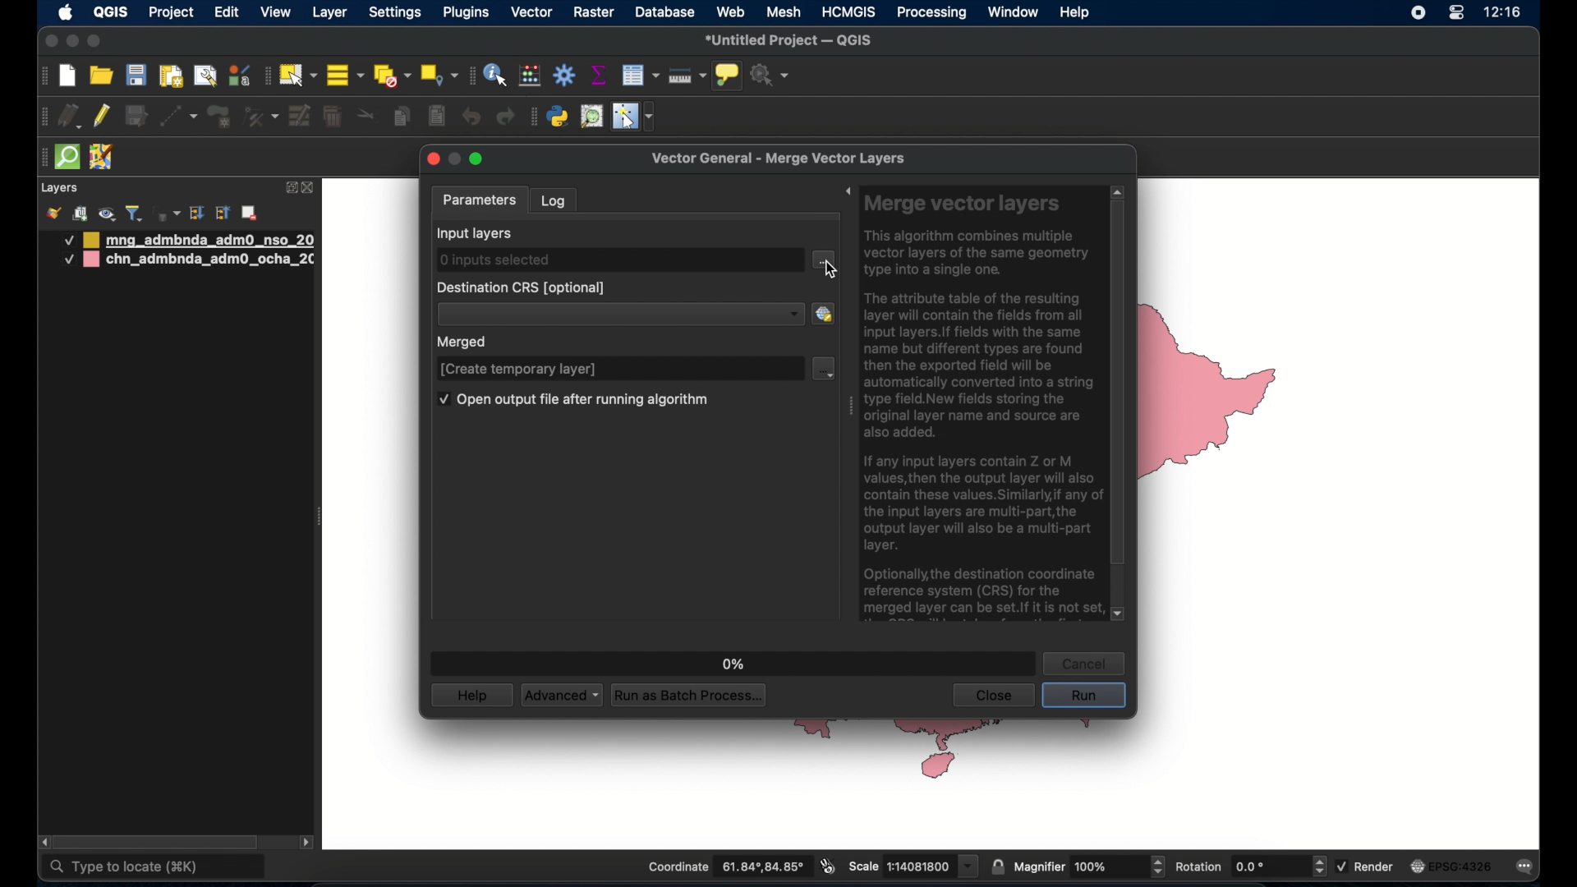 This screenshot has height=887, width=1577. I want to click on [create temporary layer], so click(518, 369).